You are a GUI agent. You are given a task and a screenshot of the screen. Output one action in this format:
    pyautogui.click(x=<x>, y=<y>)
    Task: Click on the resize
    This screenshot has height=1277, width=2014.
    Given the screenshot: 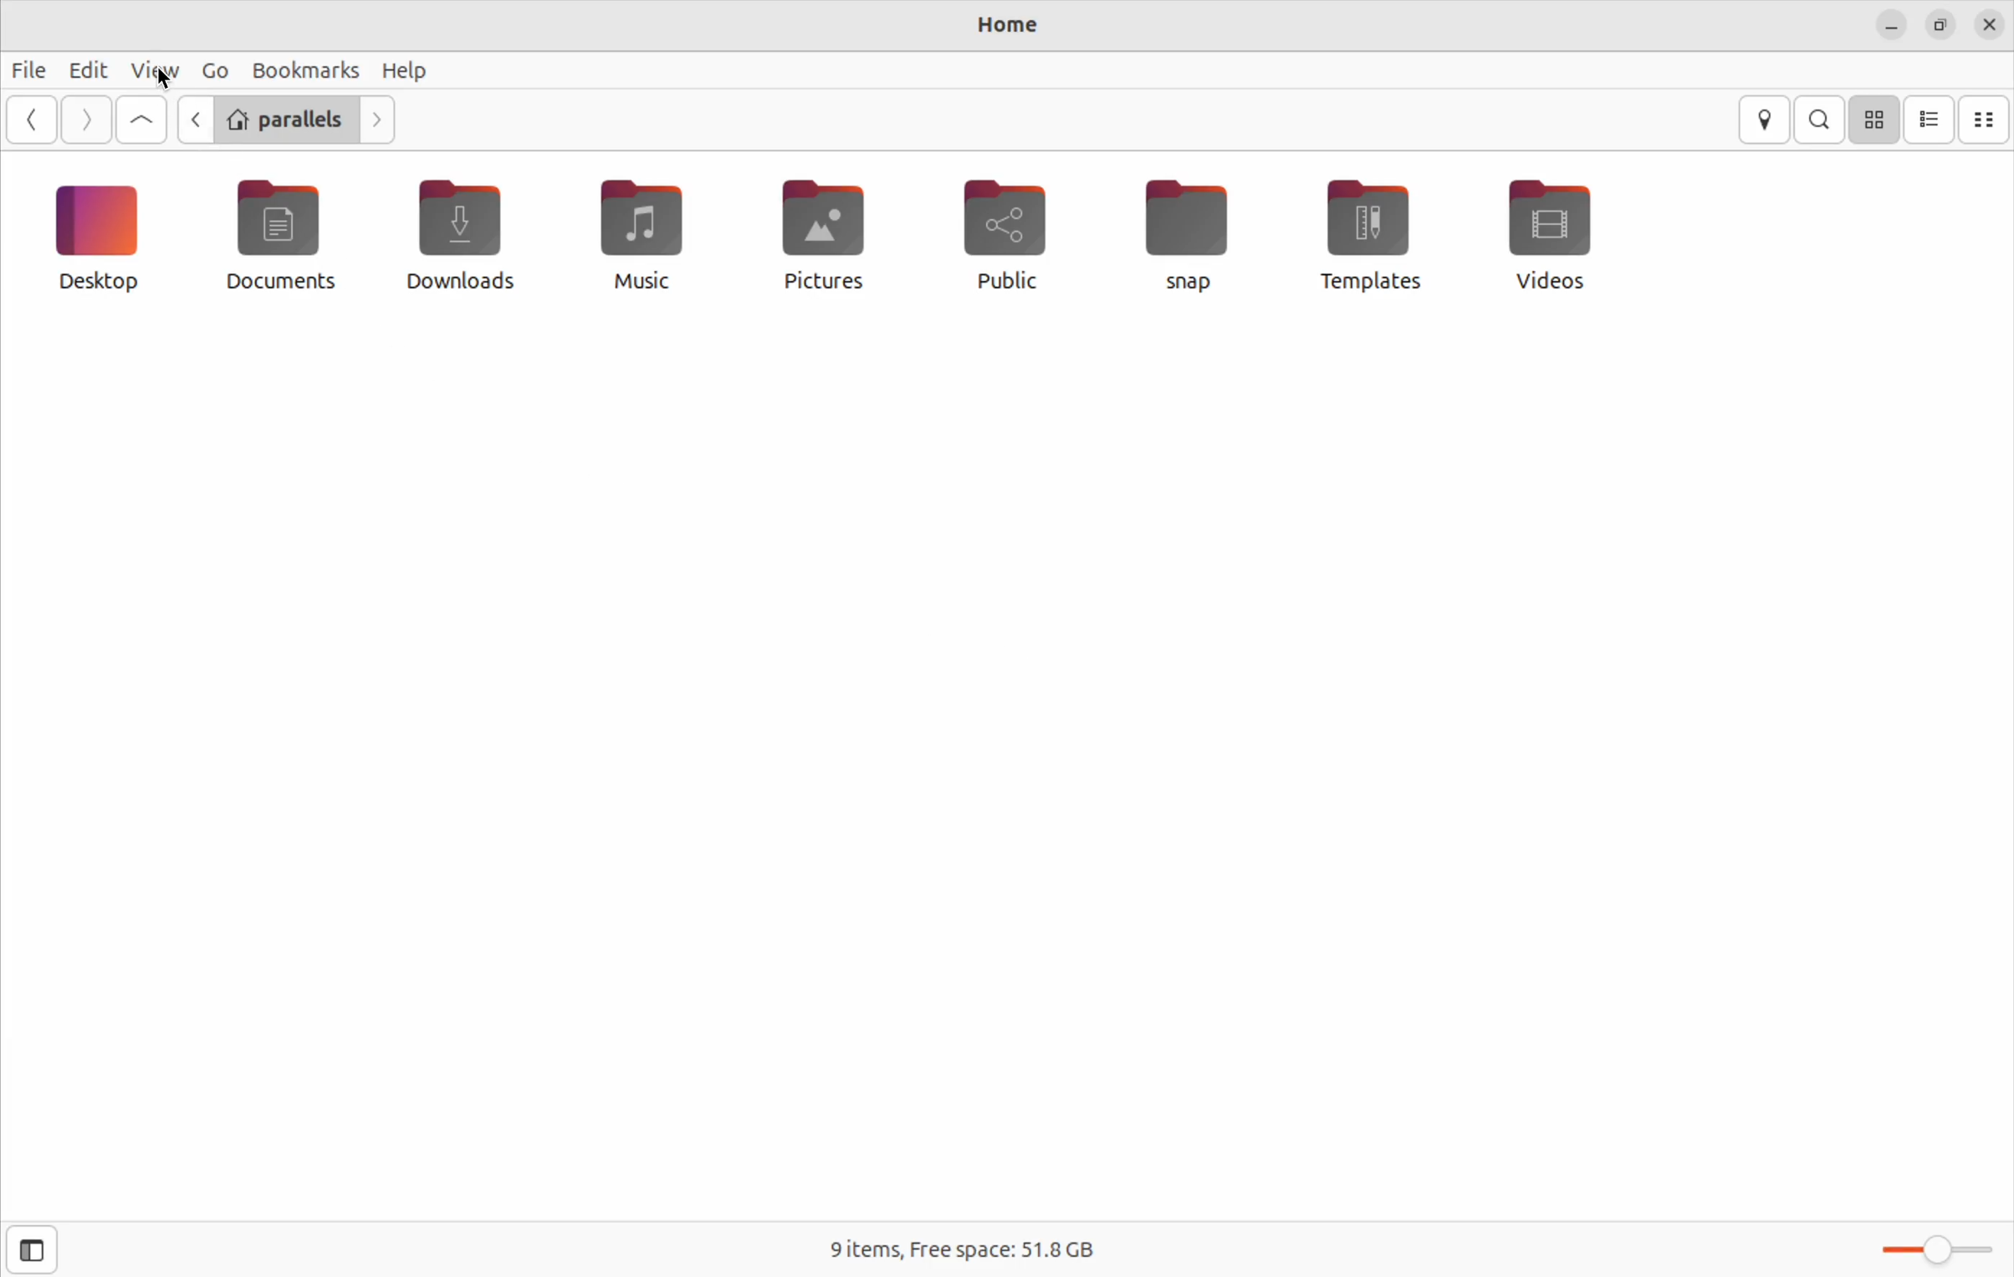 What is the action you would take?
    pyautogui.click(x=1938, y=27)
    